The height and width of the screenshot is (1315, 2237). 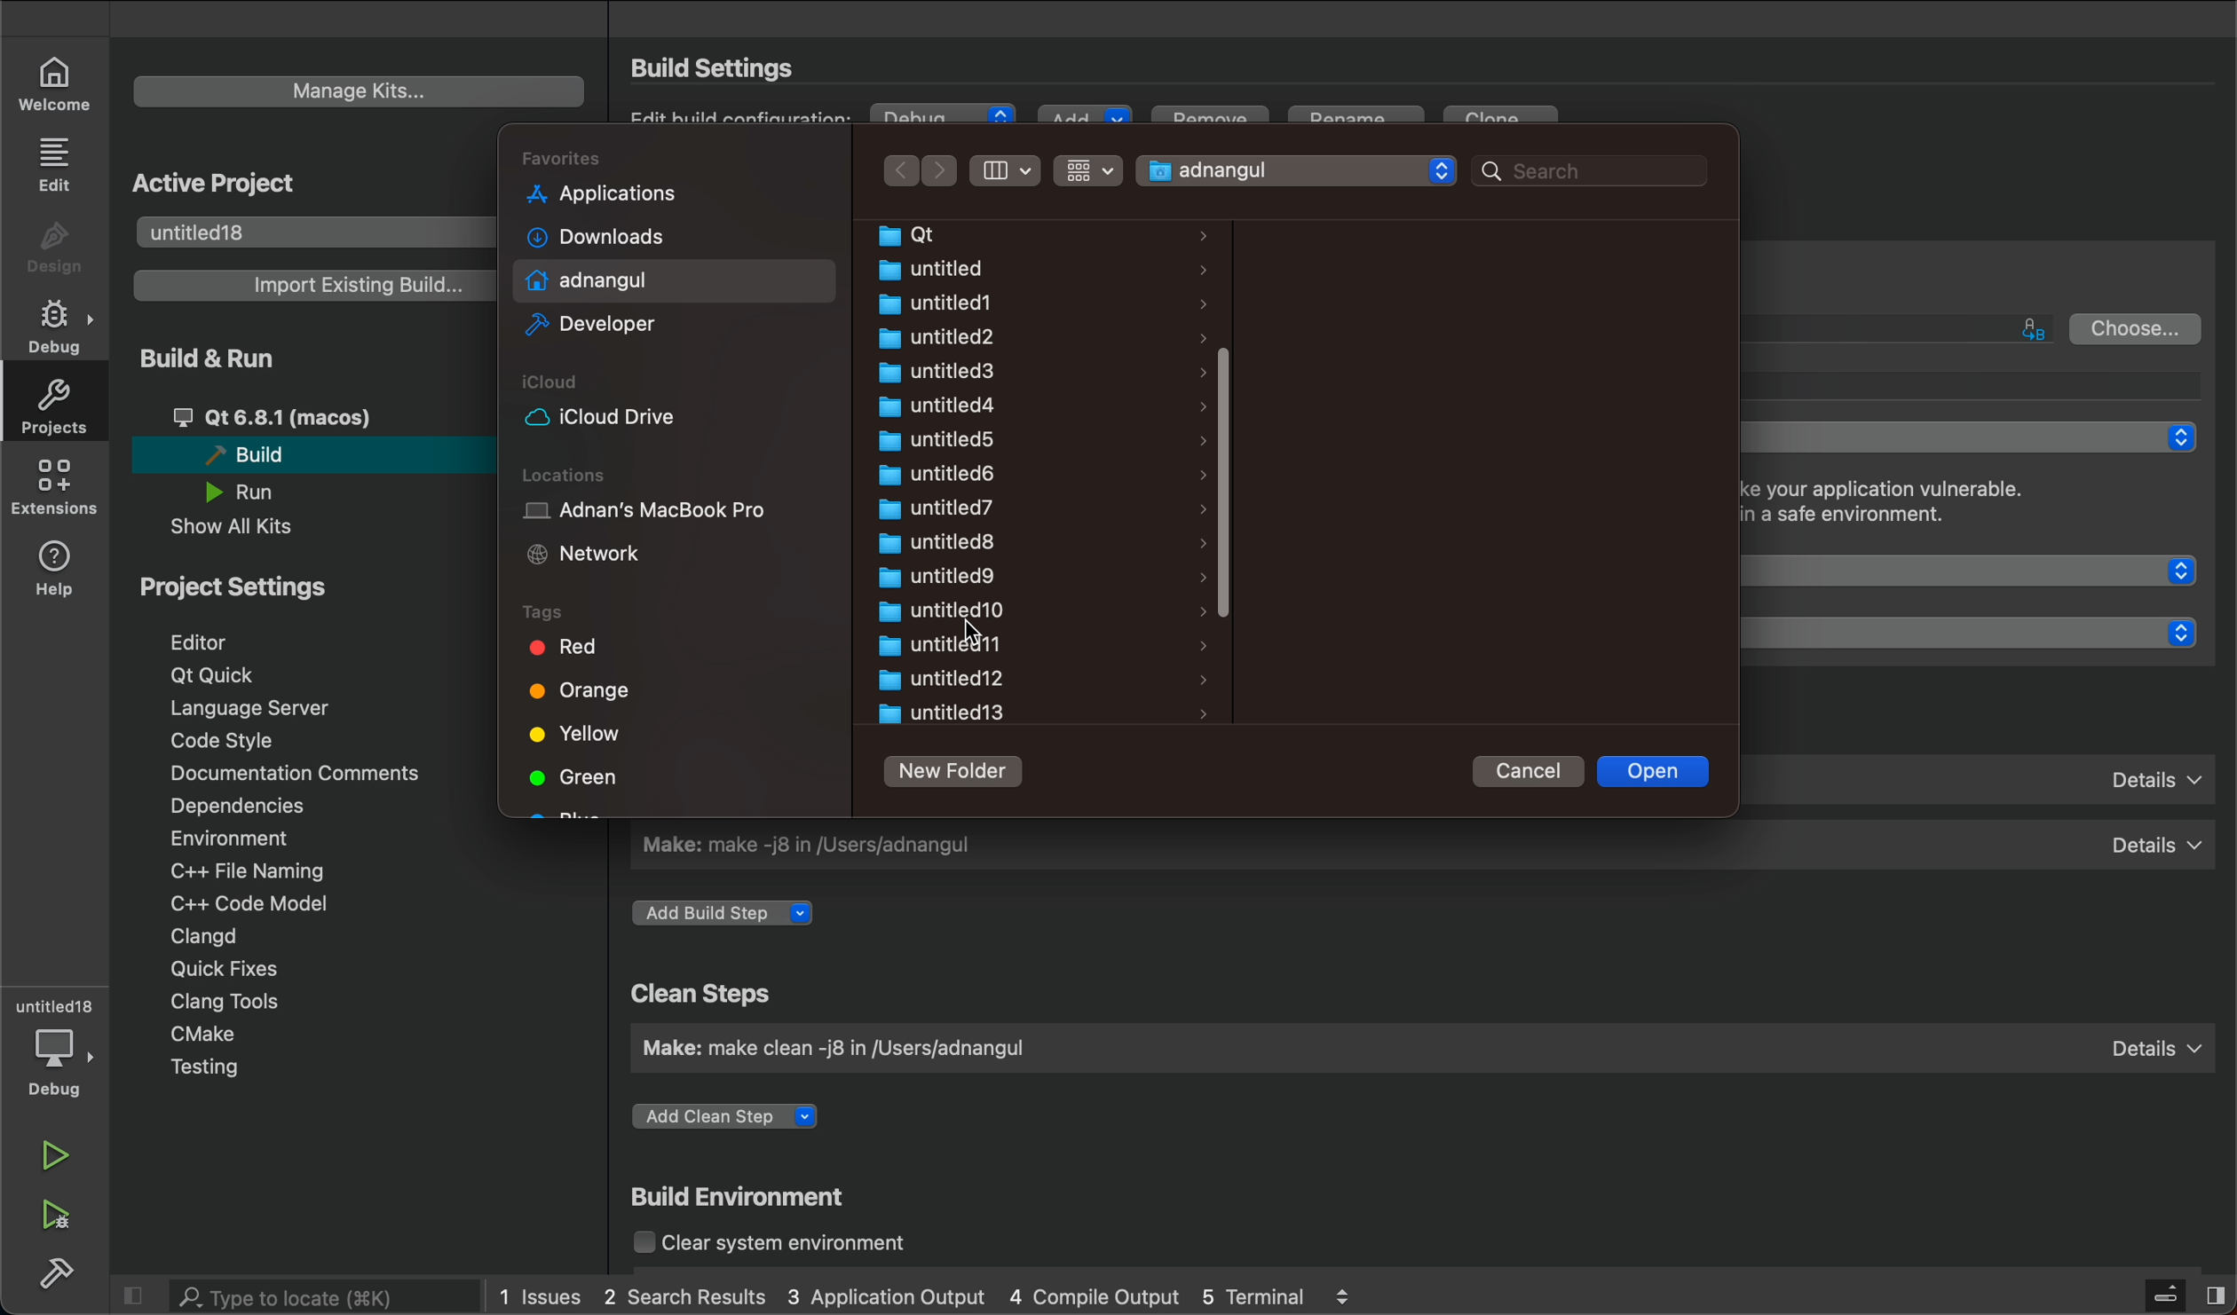 I want to click on Adnan's MacBook Pro, so click(x=635, y=509).